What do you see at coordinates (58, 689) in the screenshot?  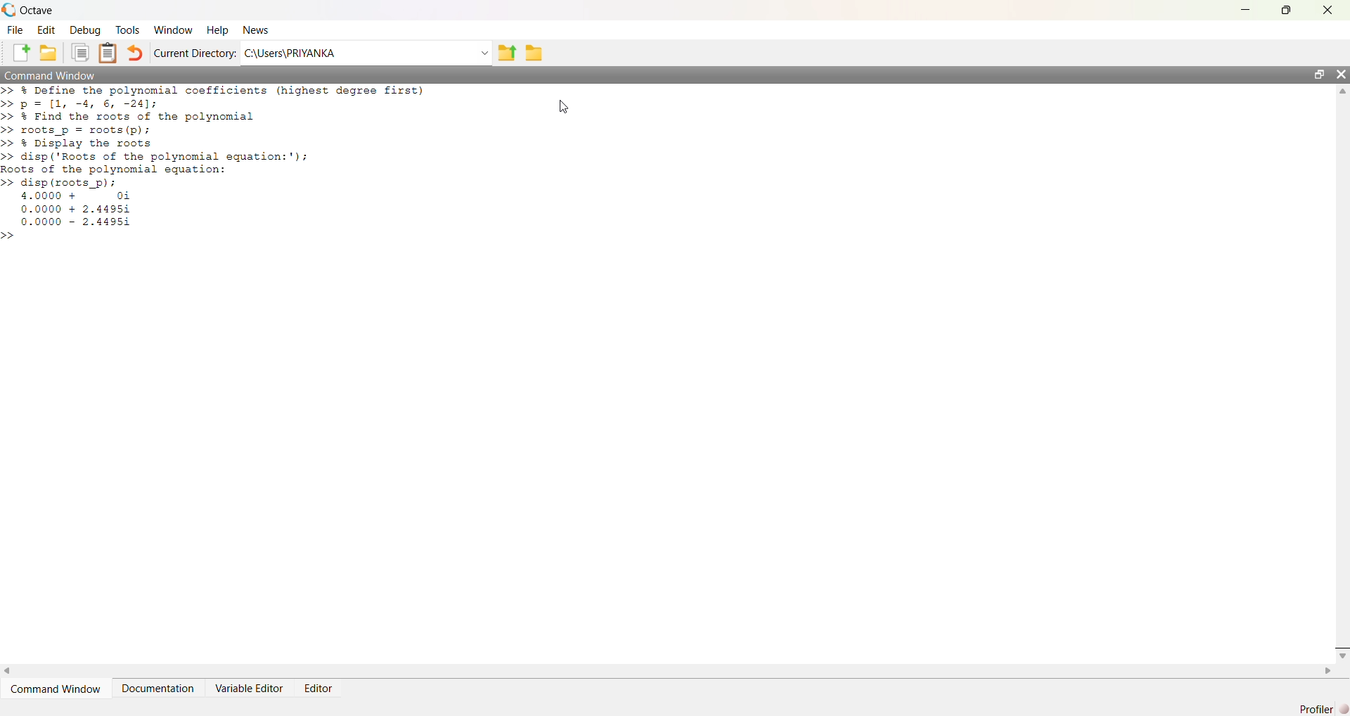 I see `Command Window` at bounding box center [58, 689].